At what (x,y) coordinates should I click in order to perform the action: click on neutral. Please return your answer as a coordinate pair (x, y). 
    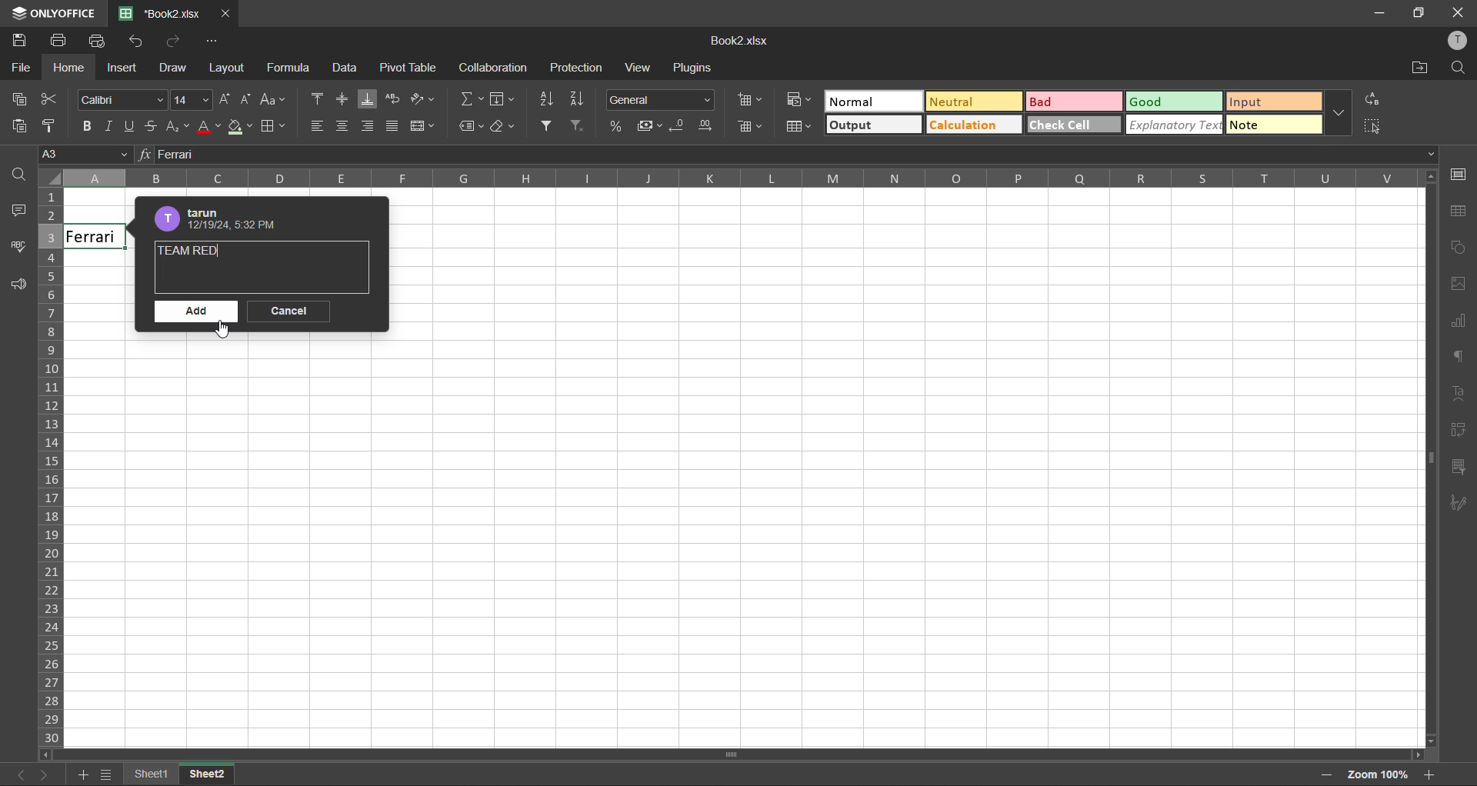
    Looking at the image, I should click on (973, 101).